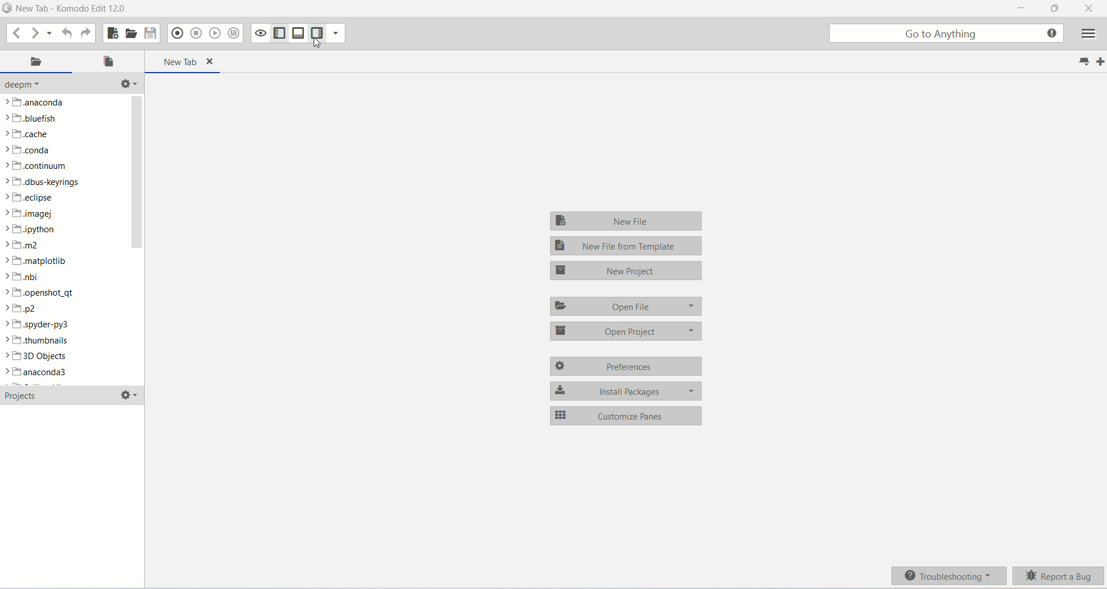 This screenshot has height=589, width=1107. What do you see at coordinates (32, 229) in the screenshot?
I see `ipython` at bounding box center [32, 229].